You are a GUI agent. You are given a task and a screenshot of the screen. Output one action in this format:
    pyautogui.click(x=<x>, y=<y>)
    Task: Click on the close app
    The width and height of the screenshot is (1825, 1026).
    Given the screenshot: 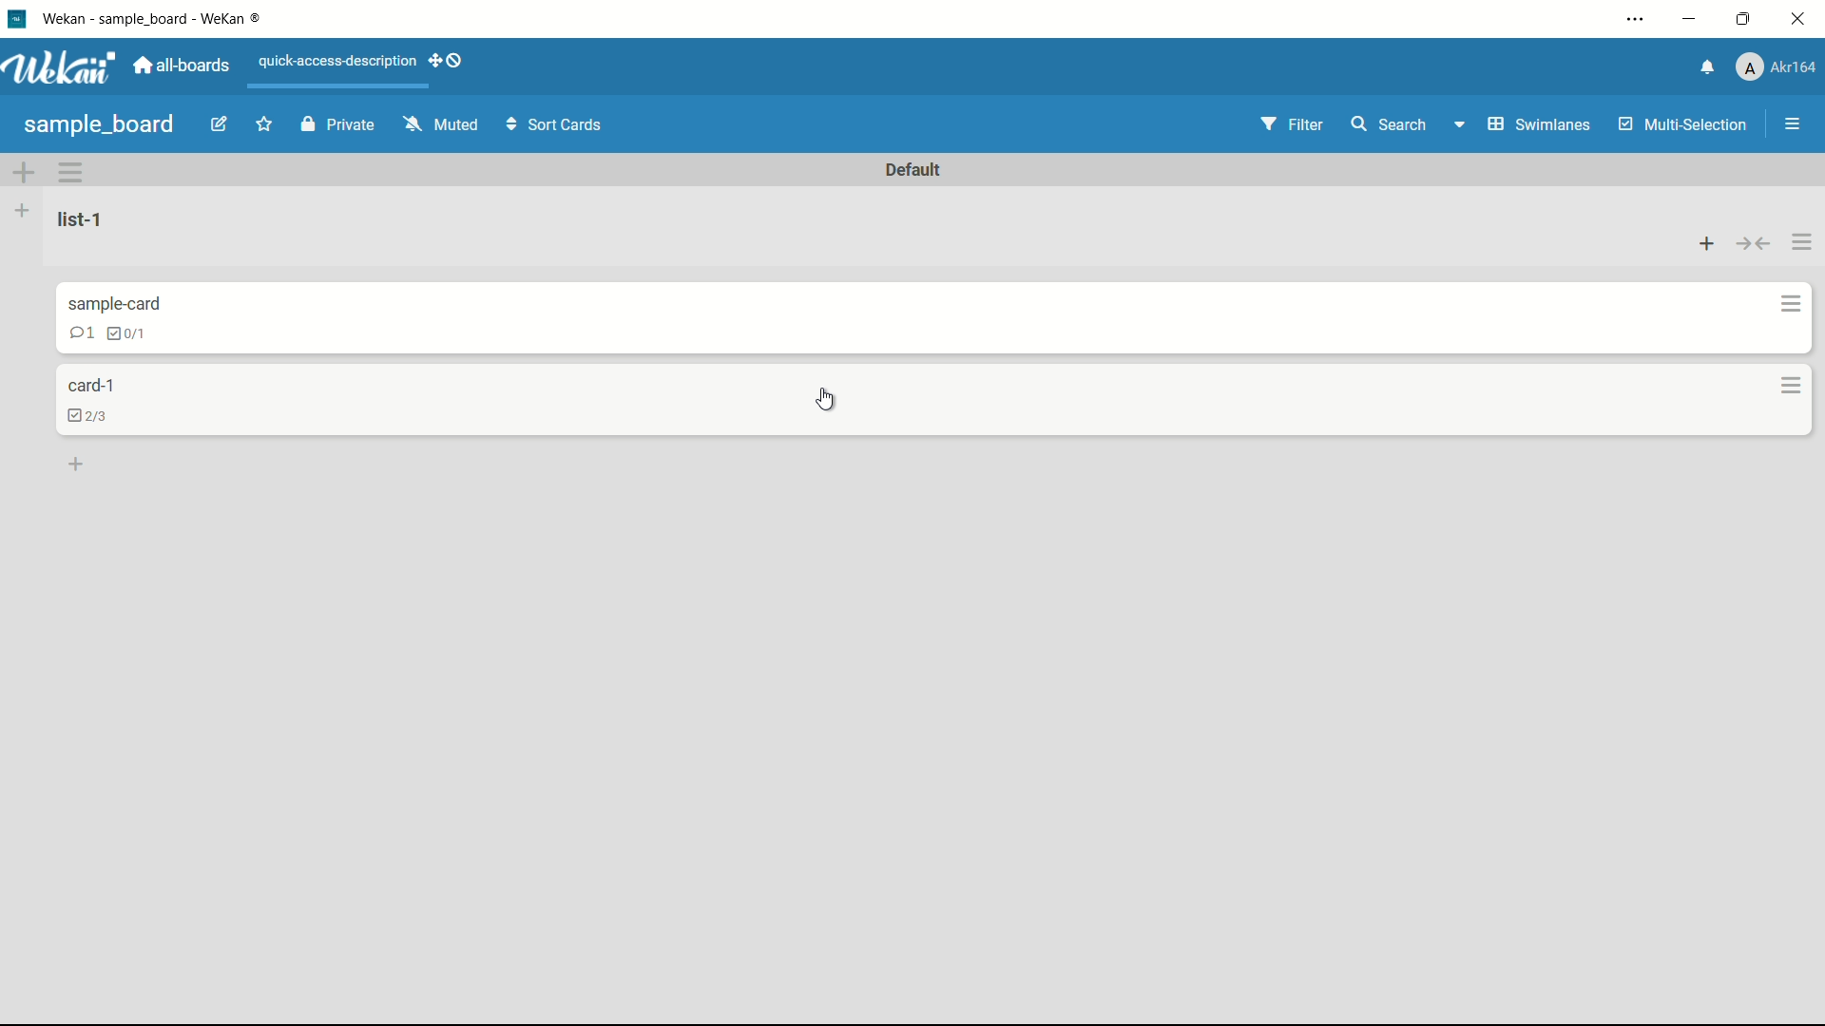 What is the action you would take?
    pyautogui.click(x=1800, y=20)
    